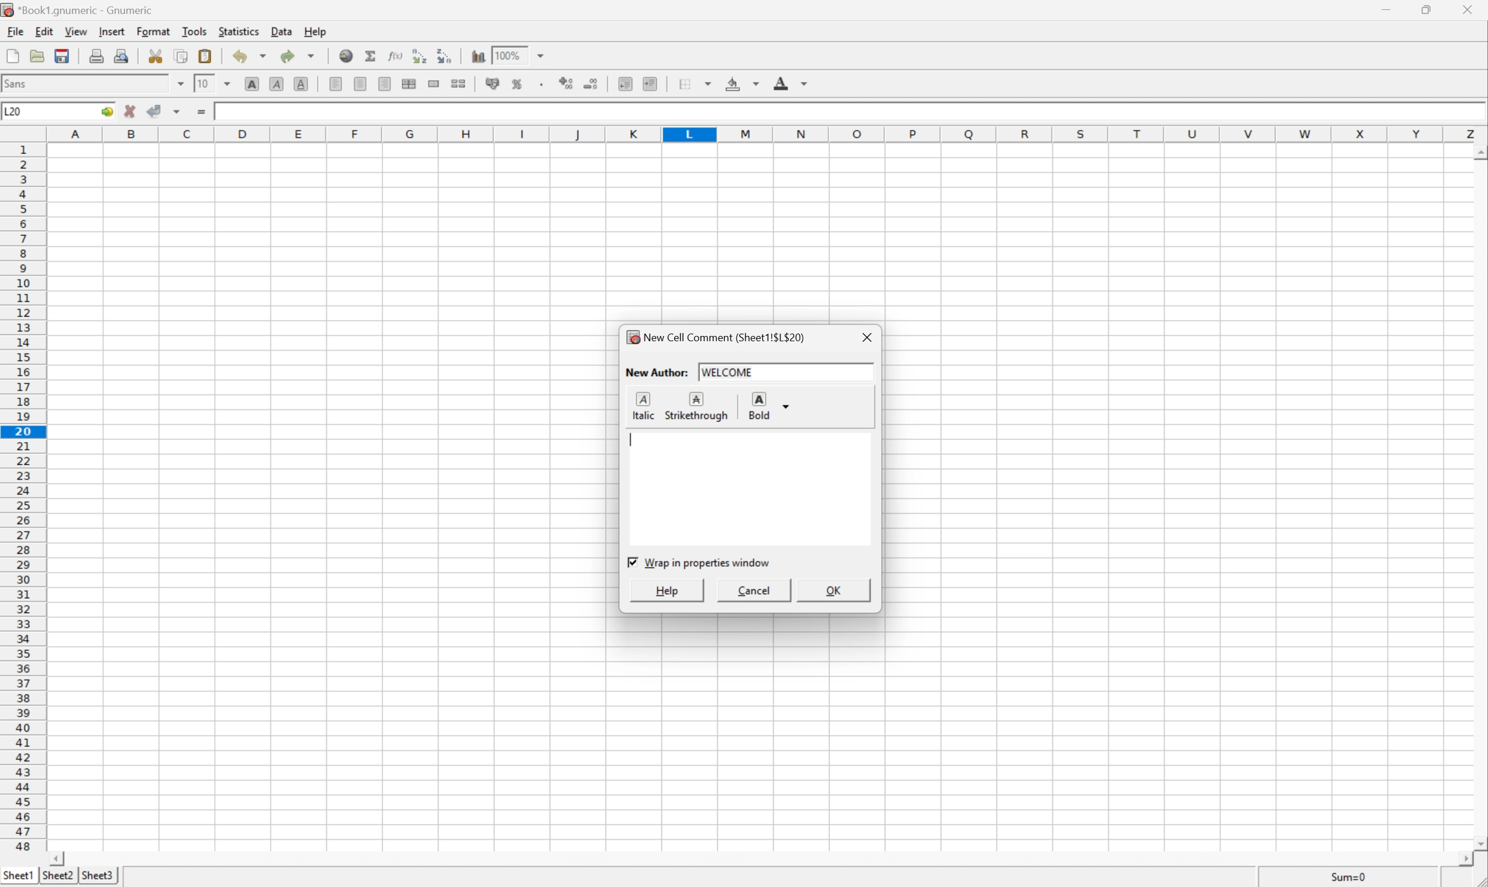 The width and height of the screenshot is (1488, 887). I want to click on Italic, so click(644, 404).